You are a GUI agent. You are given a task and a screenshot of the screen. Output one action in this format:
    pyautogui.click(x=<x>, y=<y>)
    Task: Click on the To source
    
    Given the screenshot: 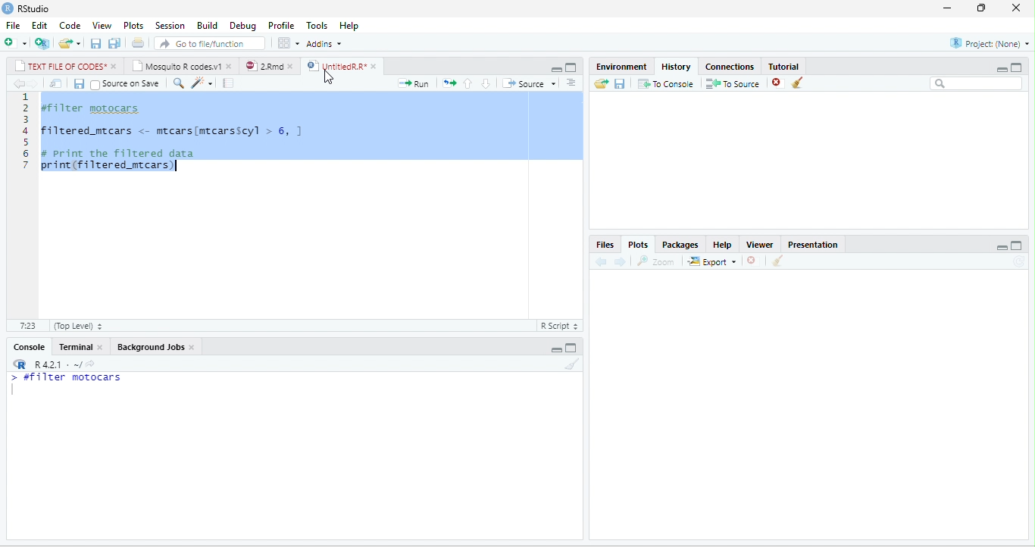 What is the action you would take?
    pyautogui.click(x=731, y=83)
    